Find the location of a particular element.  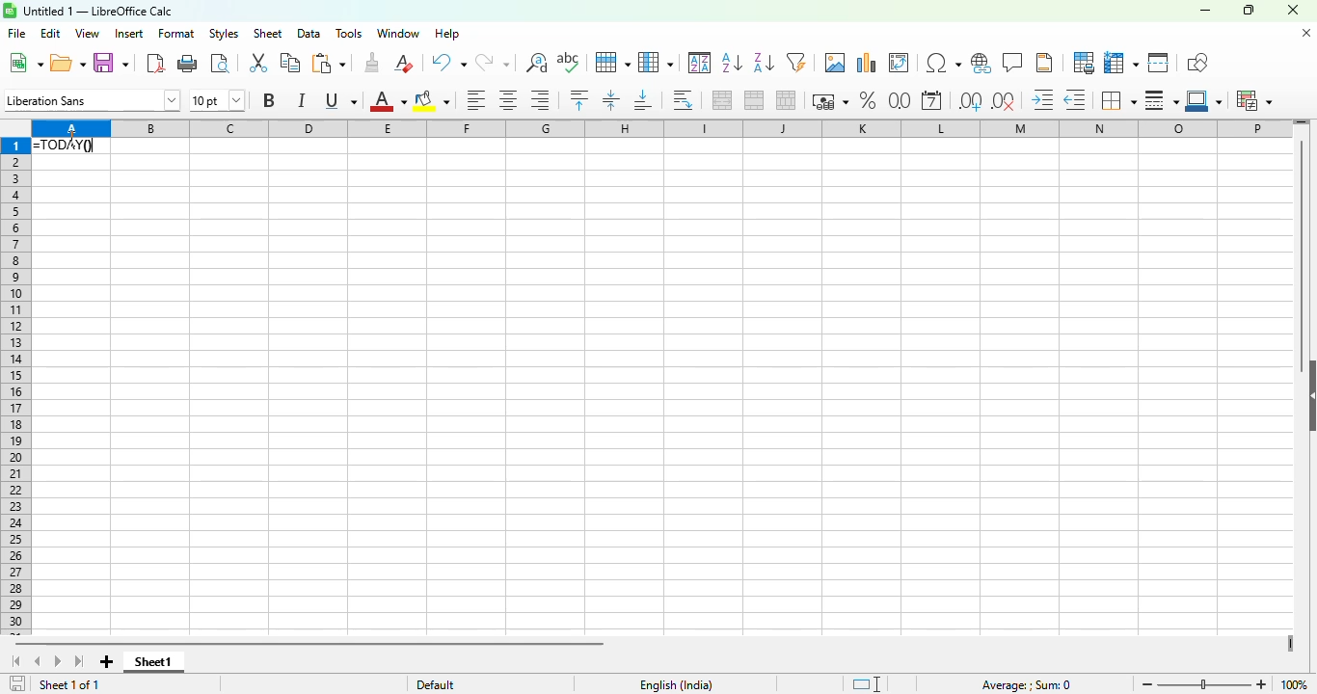

default is located at coordinates (436, 683).